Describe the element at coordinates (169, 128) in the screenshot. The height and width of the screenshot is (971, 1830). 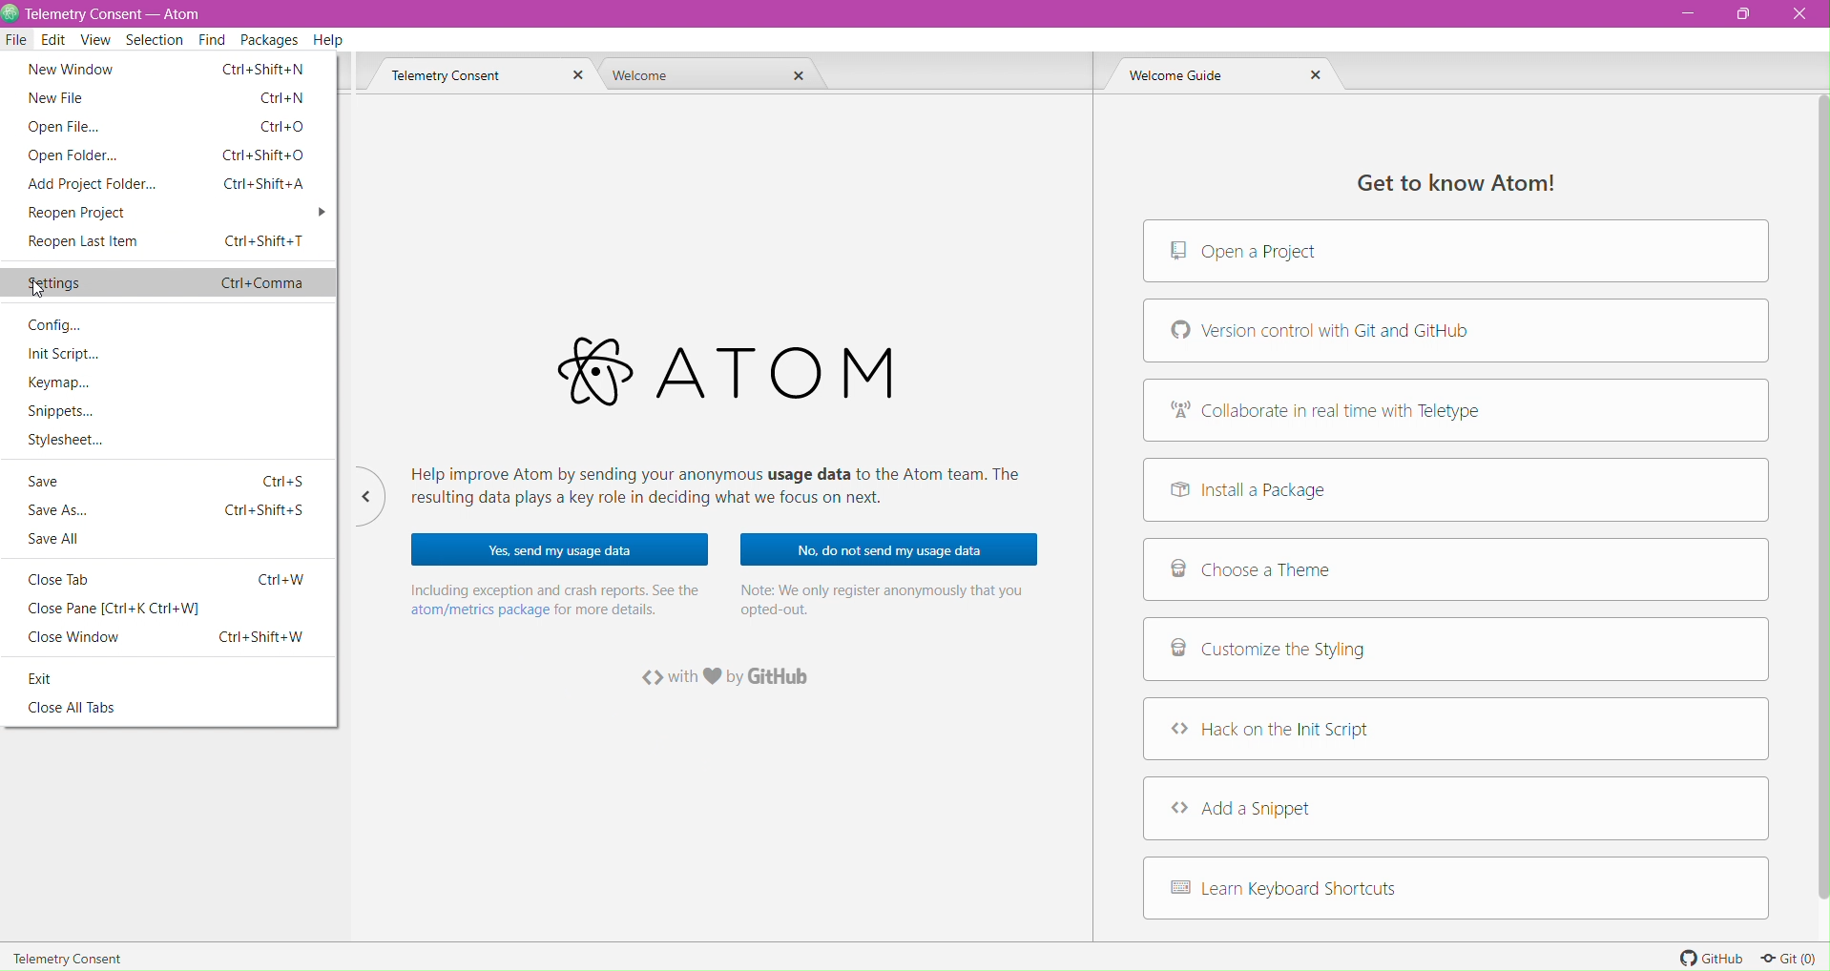
I see `Open File` at that location.